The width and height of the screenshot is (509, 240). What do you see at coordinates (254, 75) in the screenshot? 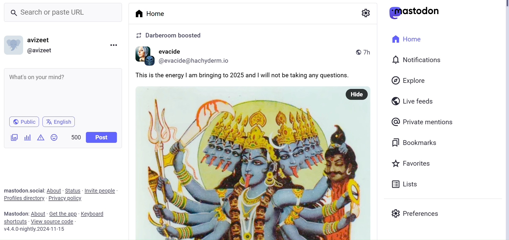
I see `post` at bounding box center [254, 75].